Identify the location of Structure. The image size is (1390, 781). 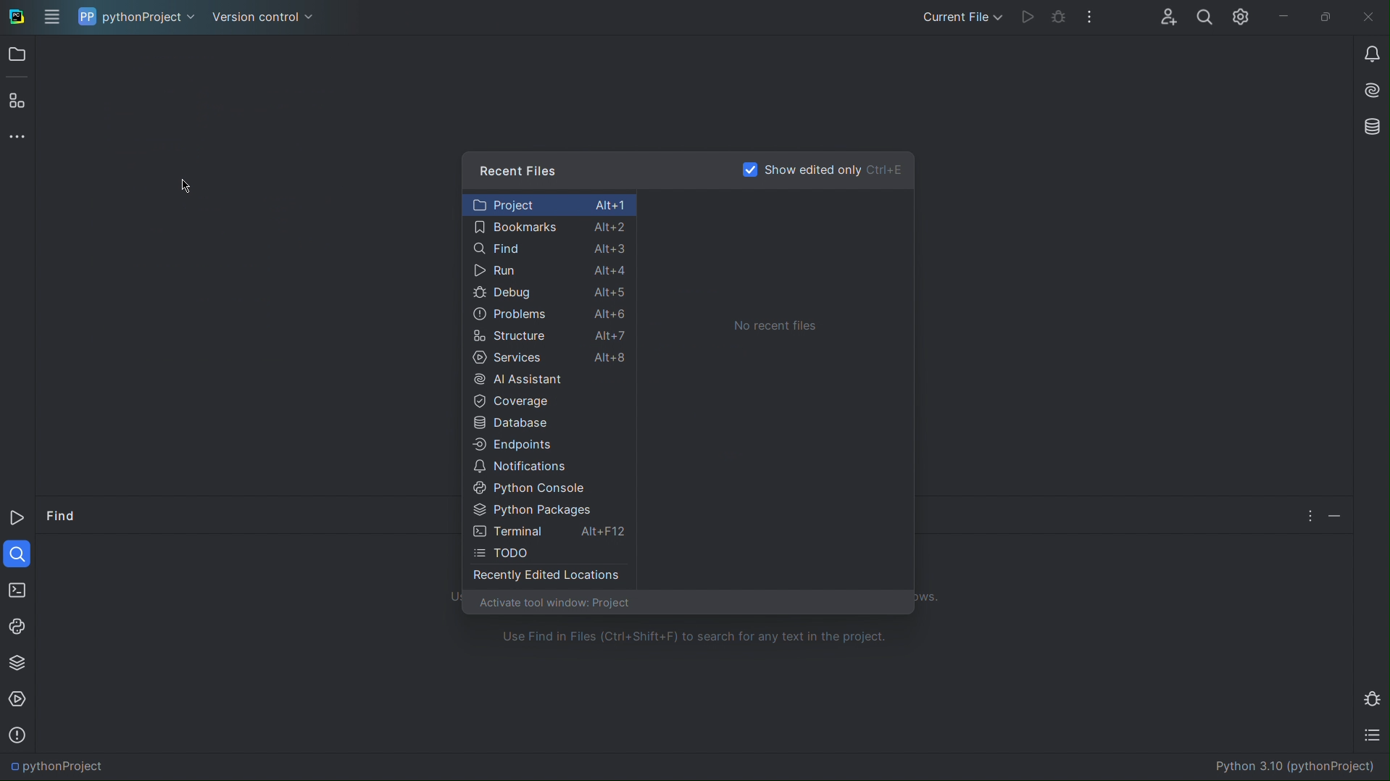
(550, 337).